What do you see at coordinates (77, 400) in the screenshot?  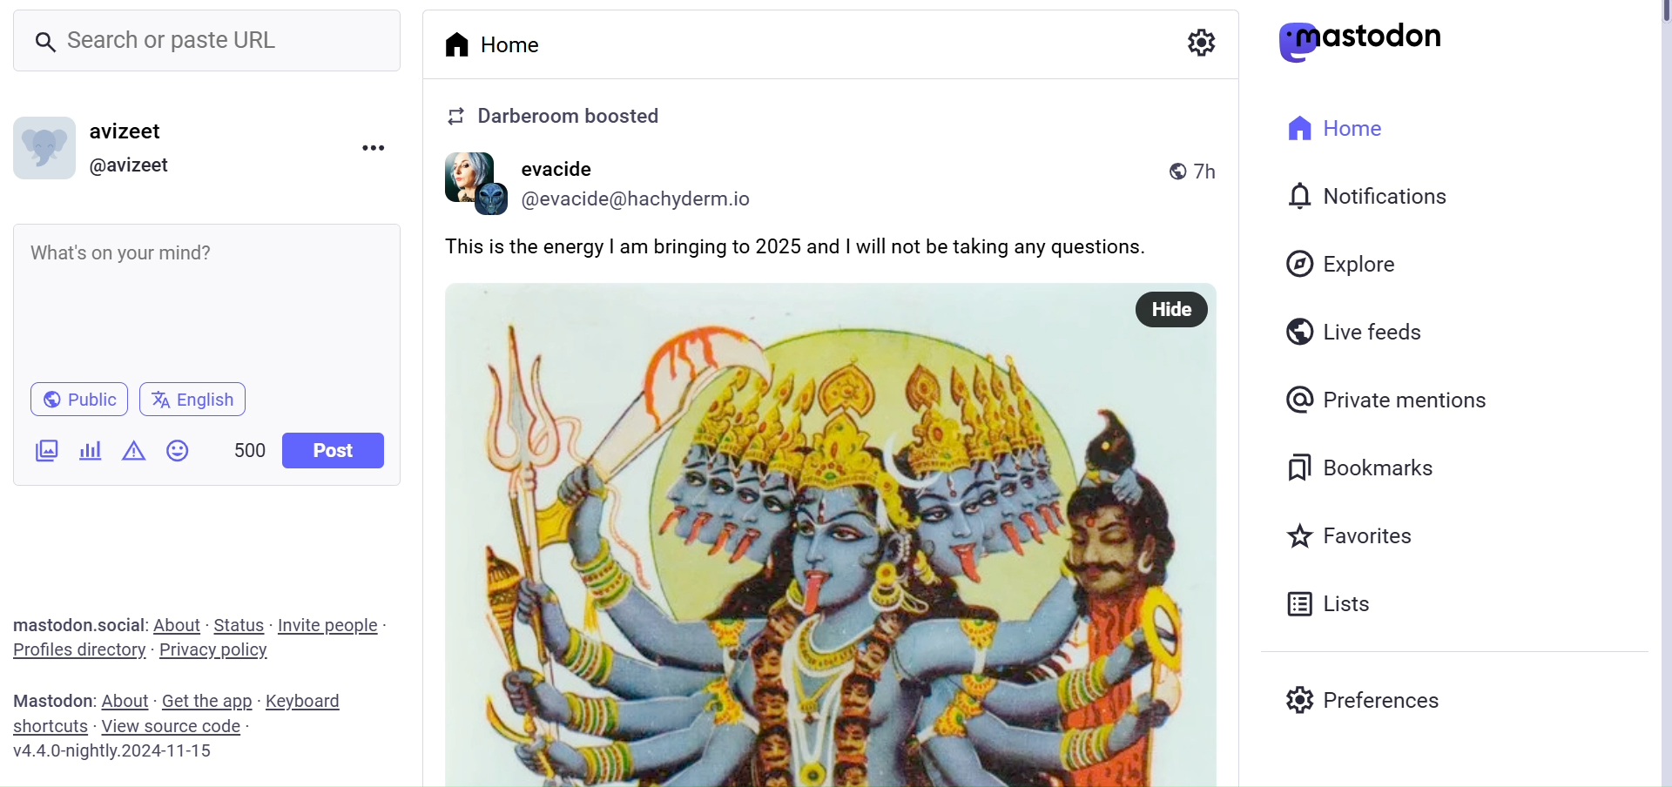 I see `Public` at bounding box center [77, 400].